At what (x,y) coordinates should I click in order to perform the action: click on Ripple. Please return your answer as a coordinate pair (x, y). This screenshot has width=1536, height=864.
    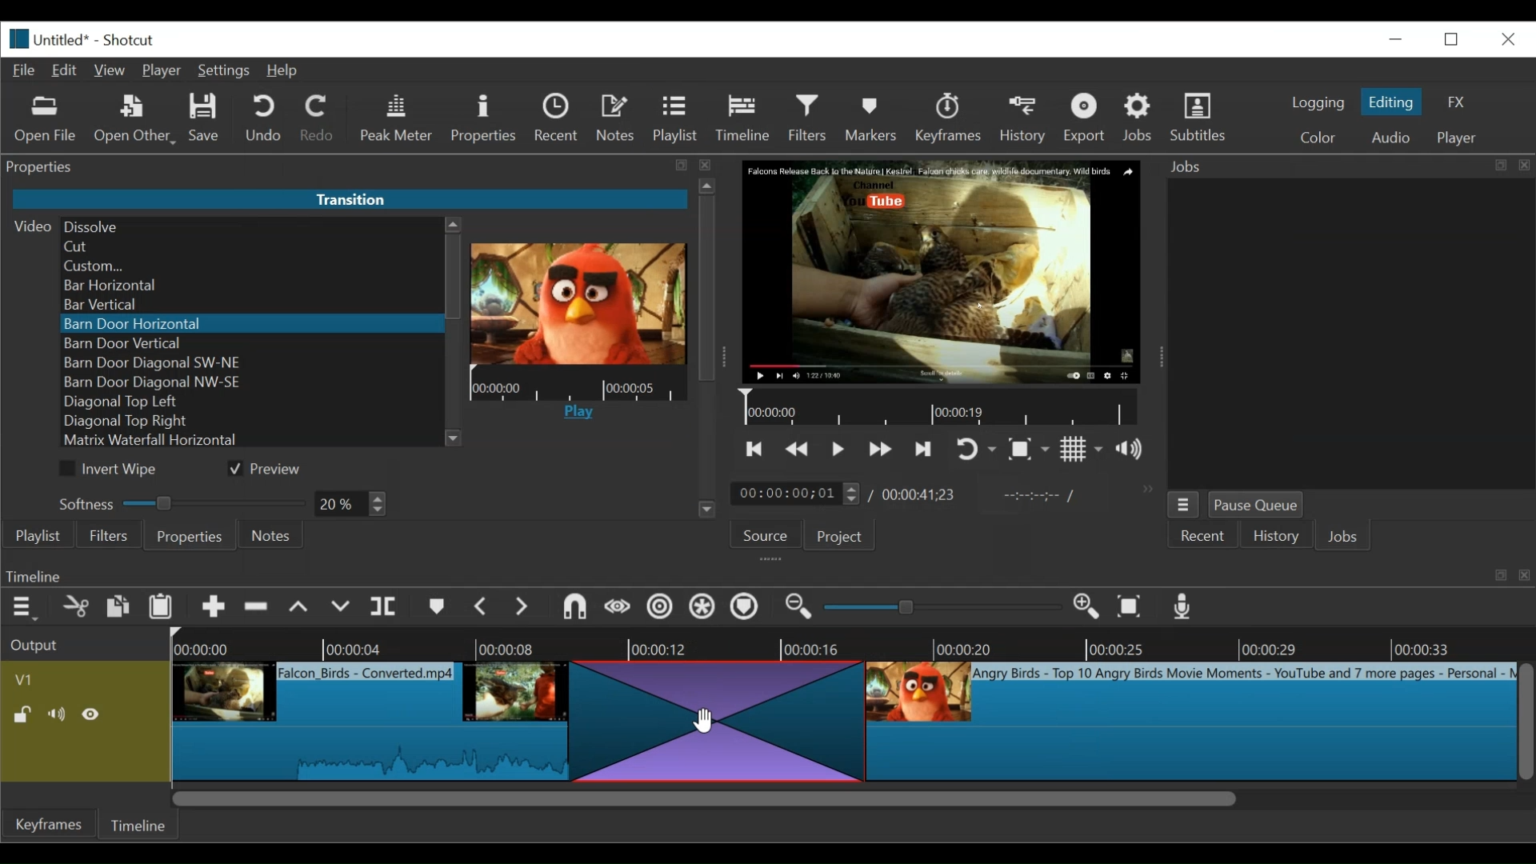
    Looking at the image, I should click on (659, 607).